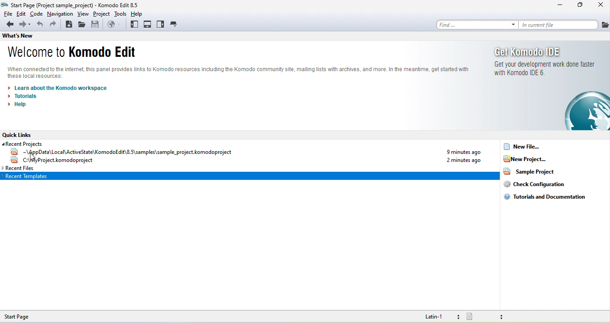 The width and height of the screenshot is (610, 323). I want to click on recent projects, so click(23, 144).